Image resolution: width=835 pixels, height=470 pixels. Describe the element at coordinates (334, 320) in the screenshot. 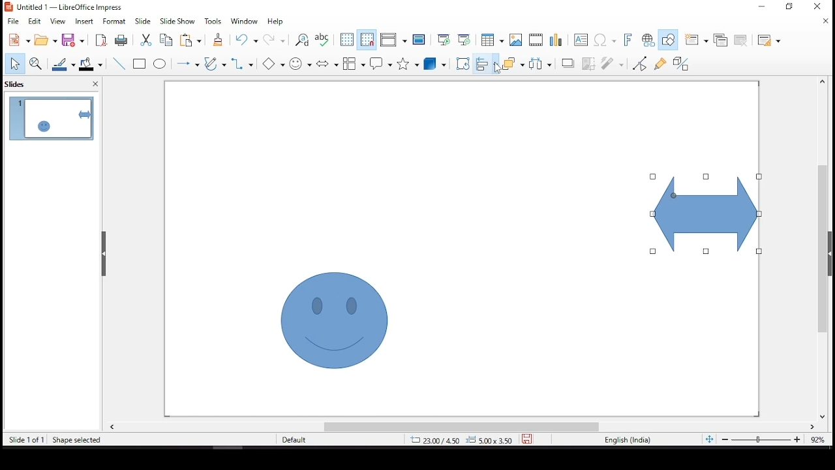

I see `shape` at that location.